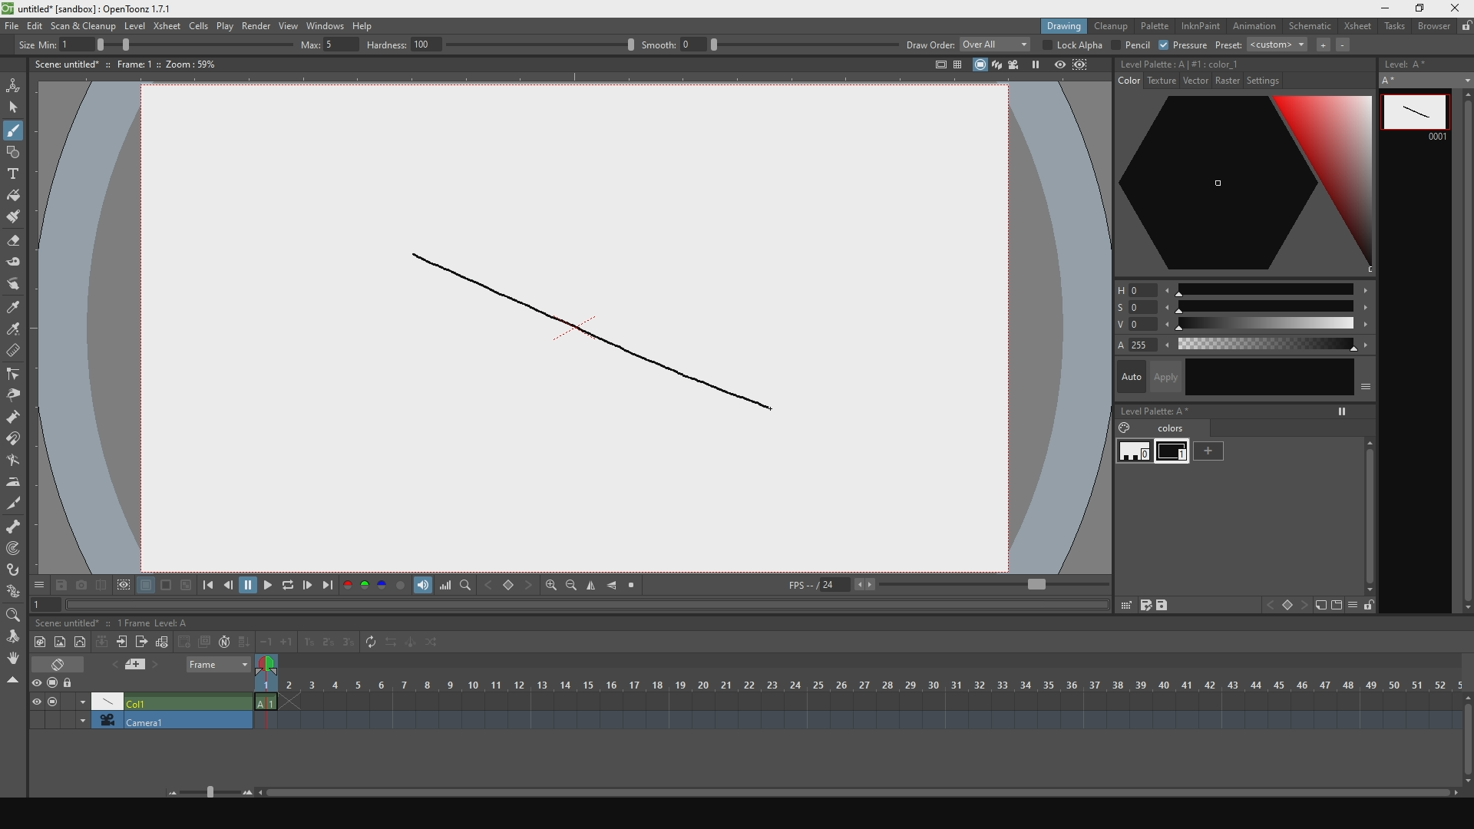 The height and width of the screenshot is (829, 1474). What do you see at coordinates (84, 25) in the screenshot?
I see `scan and cleanup` at bounding box center [84, 25].